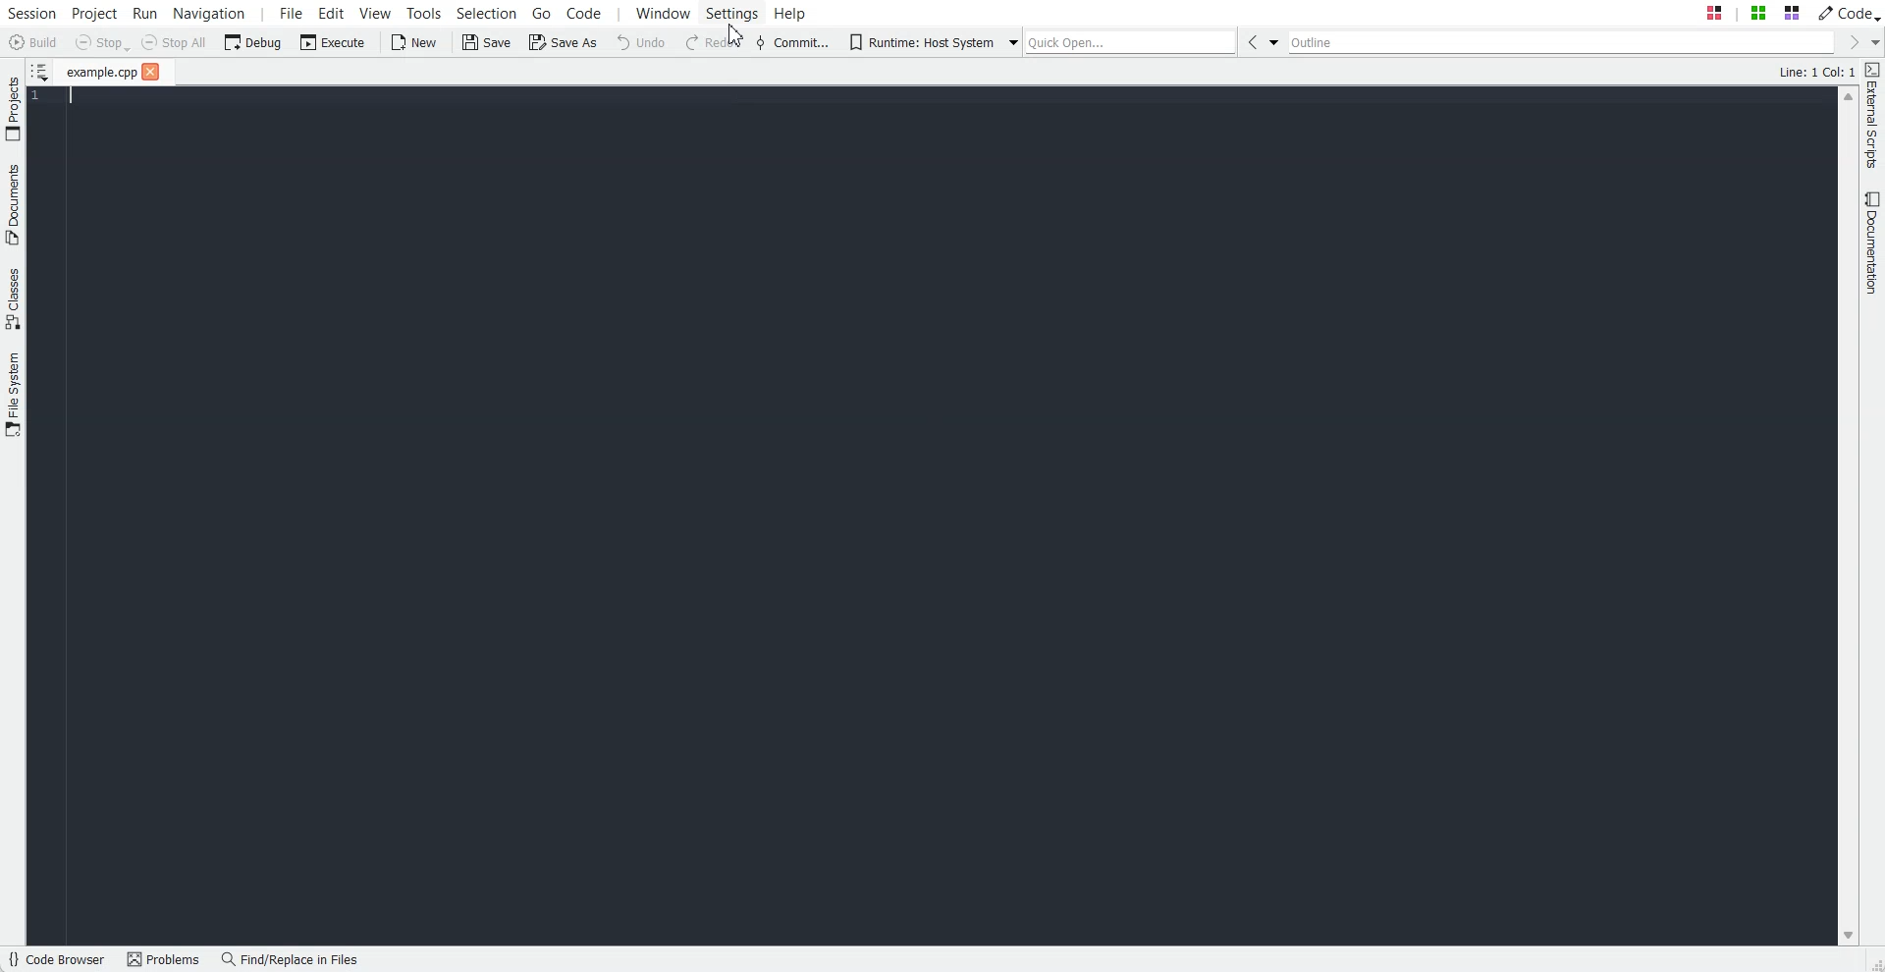  What do you see at coordinates (151, 71) in the screenshot?
I see `Close` at bounding box center [151, 71].